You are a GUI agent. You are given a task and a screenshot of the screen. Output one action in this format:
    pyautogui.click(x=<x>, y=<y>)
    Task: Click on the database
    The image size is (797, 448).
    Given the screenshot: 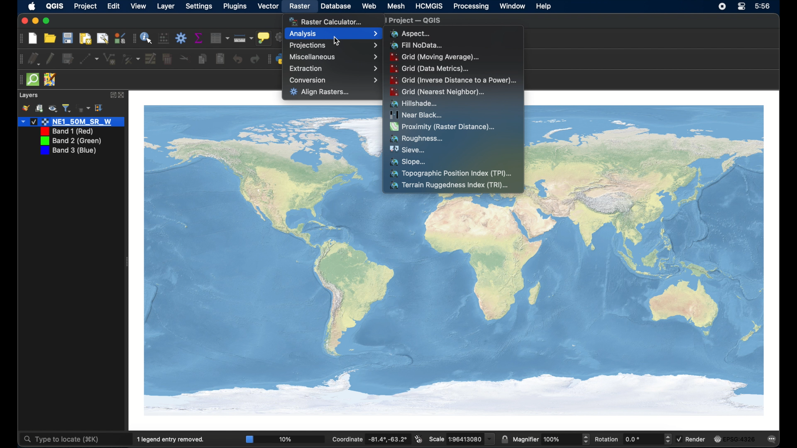 What is the action you would take?
    pyautogui.click(x=335, y=6)
    